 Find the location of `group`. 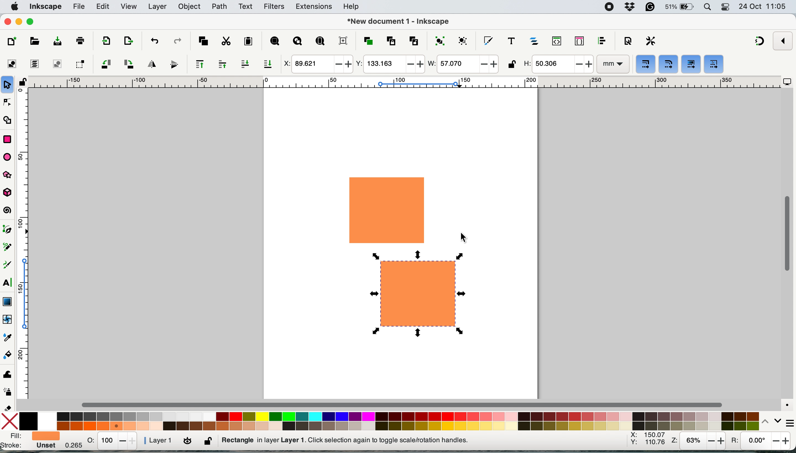

group is located at coordinates (439, 40).